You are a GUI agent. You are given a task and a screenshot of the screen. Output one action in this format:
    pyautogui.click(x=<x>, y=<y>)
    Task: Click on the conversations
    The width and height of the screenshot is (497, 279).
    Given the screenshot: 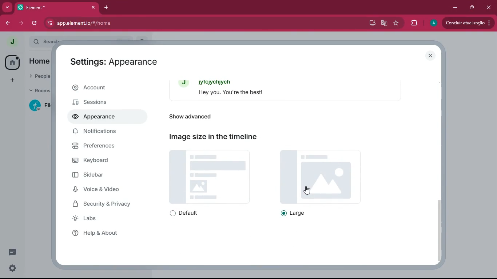 What is the action you would take?
    pyautogui.click(x=9, y=251)
    